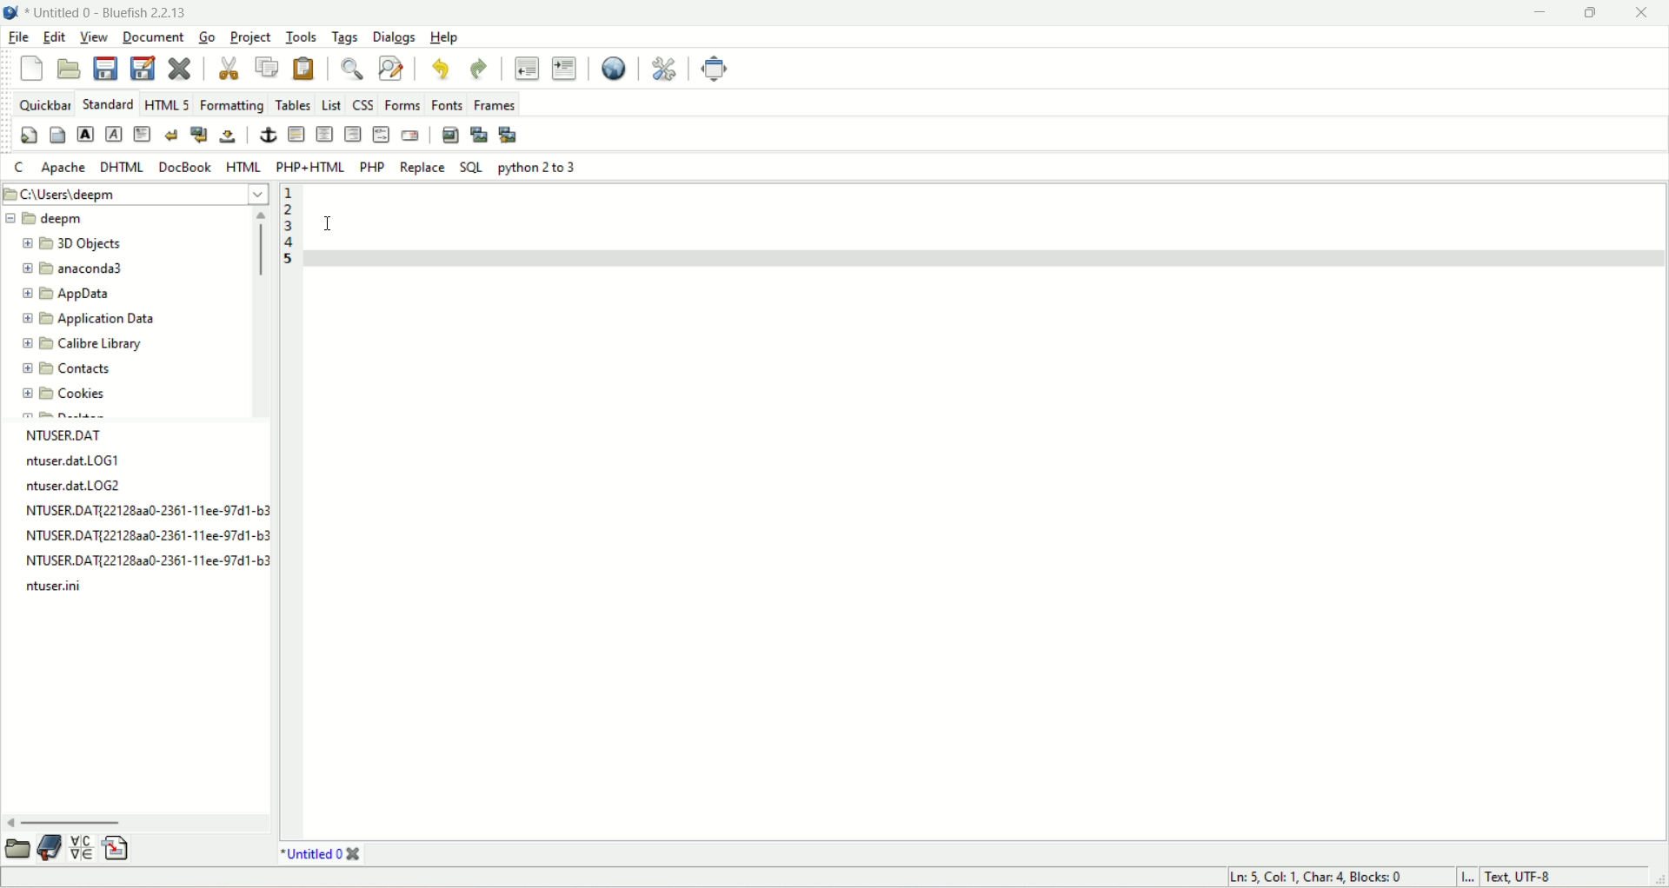 The height and width of the screenshot is (888, 1669). I want to click on C, so click(18, 169).